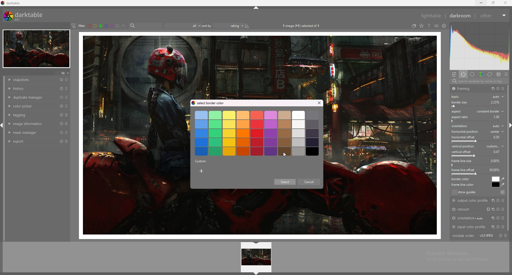 The height and width of the screenshot is (275, 512). What do you see at coordinates (478, 201) in the screenshot?
I see `output color profile` at bounding box center [478, 201].